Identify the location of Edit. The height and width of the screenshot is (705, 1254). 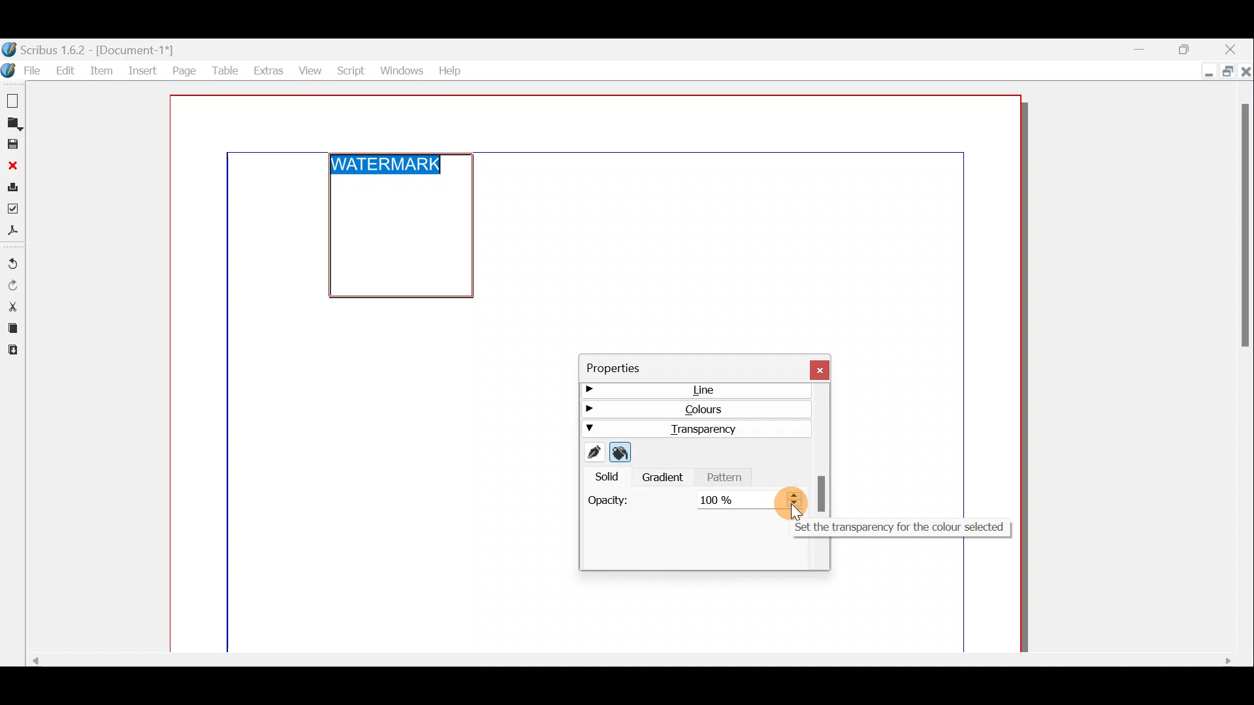
(66, 70).